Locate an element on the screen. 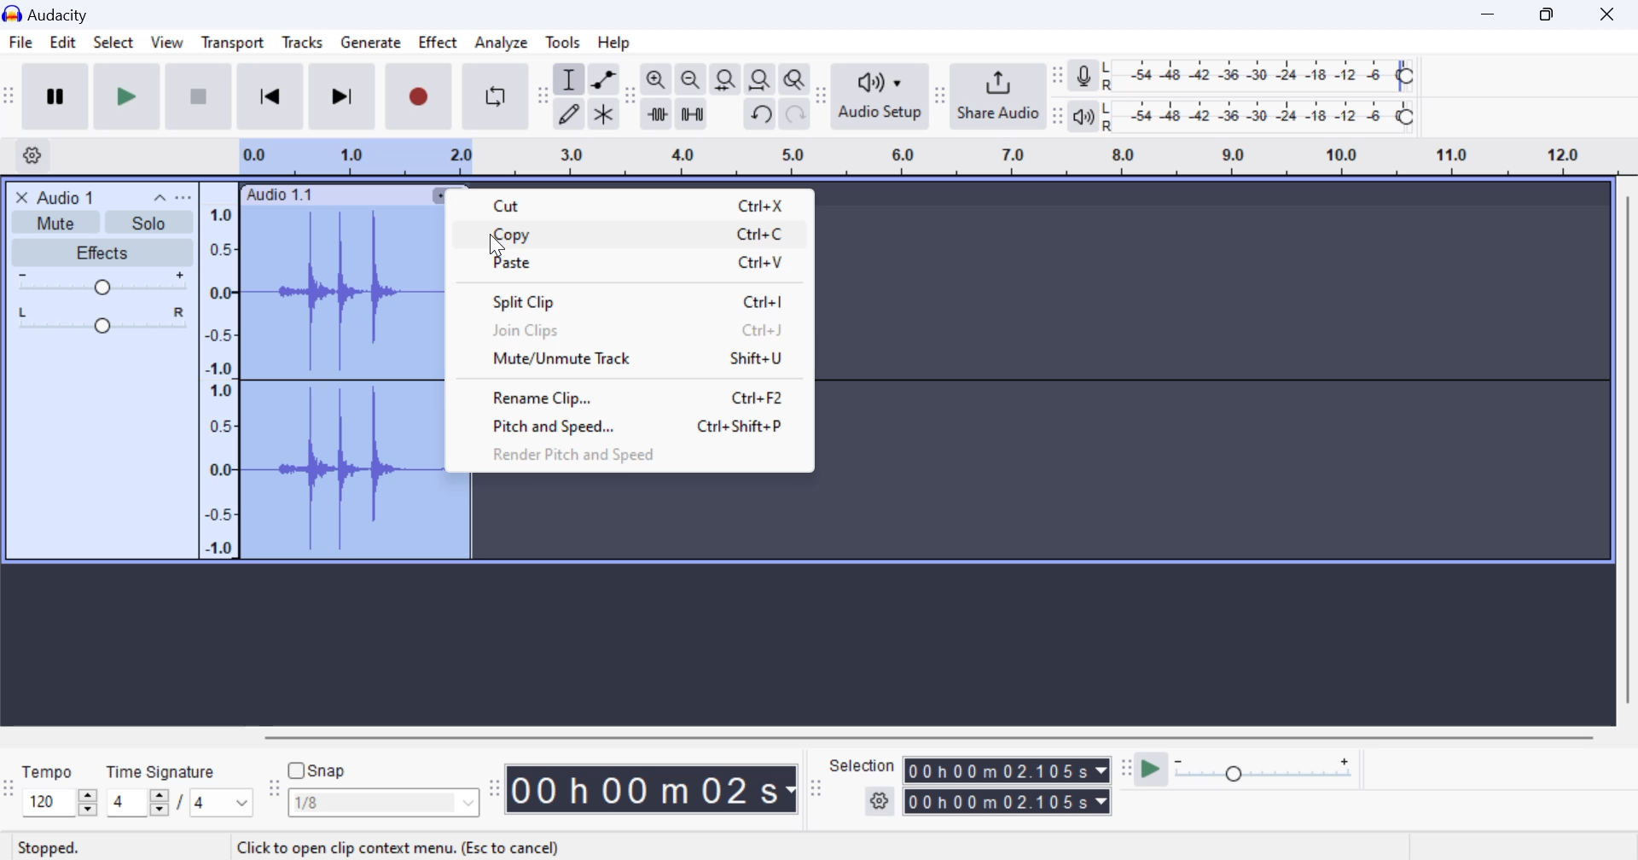 The image size is (1638, 860). envelop tool is located at coordinates (603, 81).